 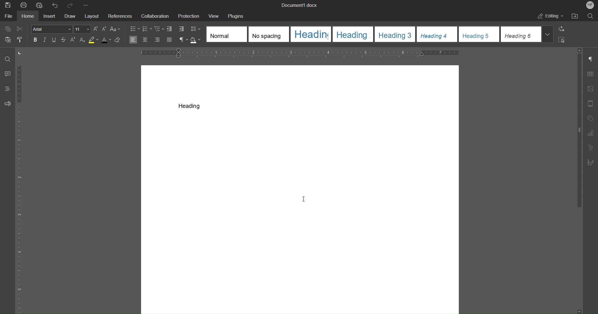 I want to click on Copy Style, so click(x=22, y=39).